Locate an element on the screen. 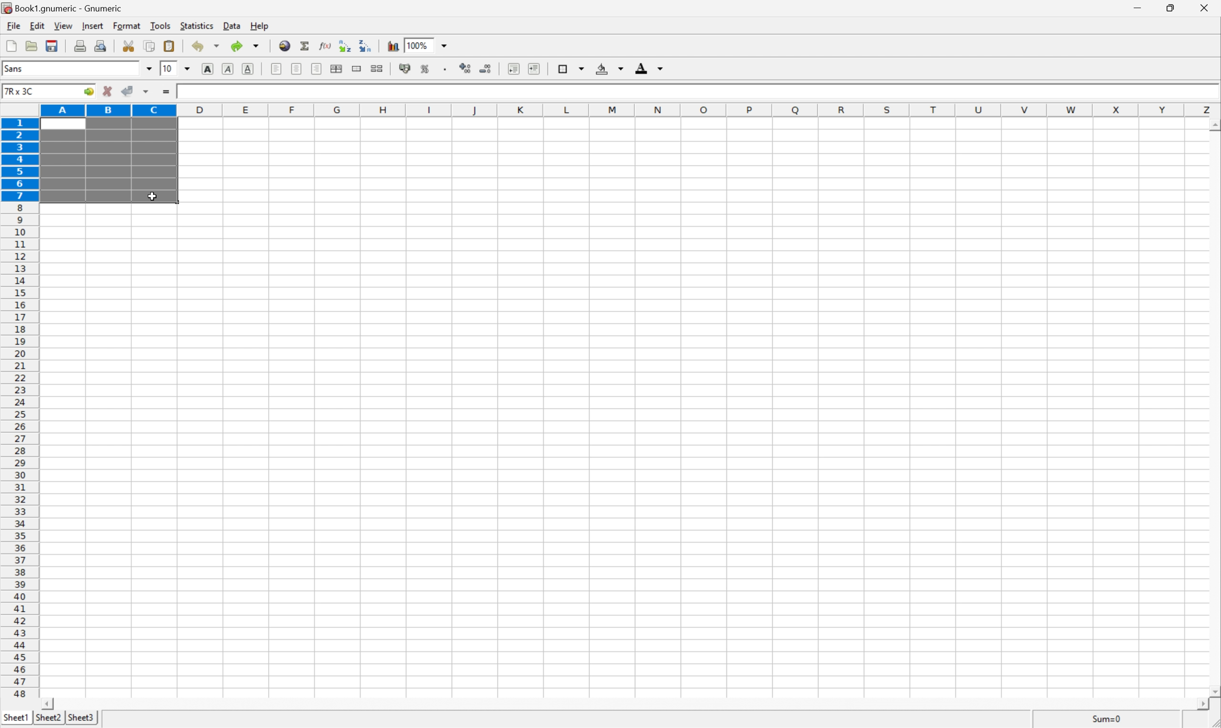 The height and width of the screenshot is (728, 1221). borders is located at coordinates (570, 68).